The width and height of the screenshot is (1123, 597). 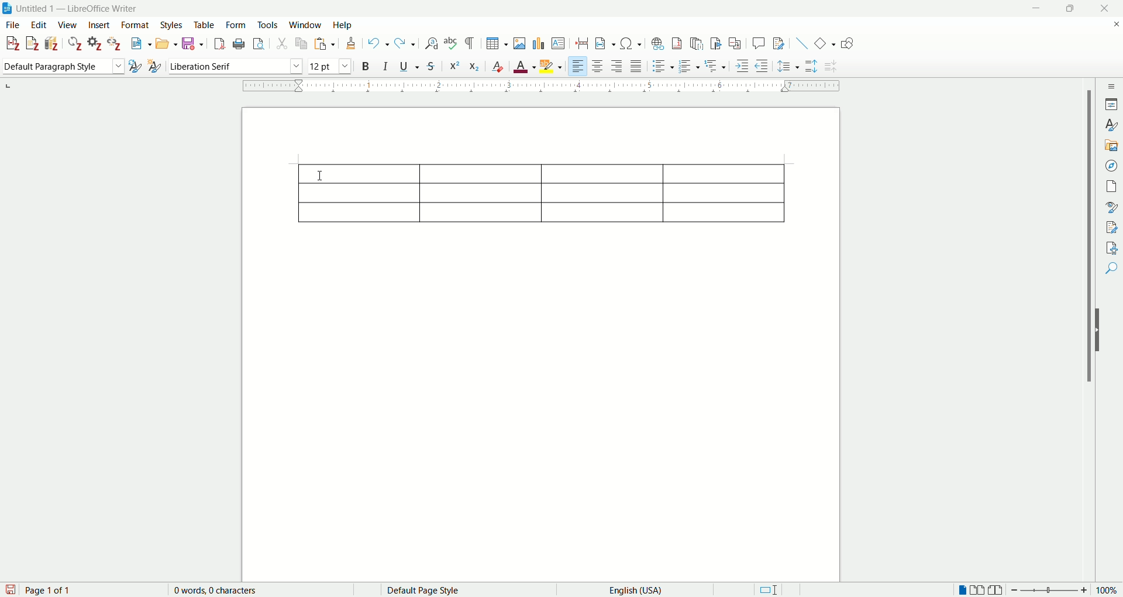 What do you see at coordinates (1113, 269) in the screenshot?
I see `find` at bounding box center [1113, 269].